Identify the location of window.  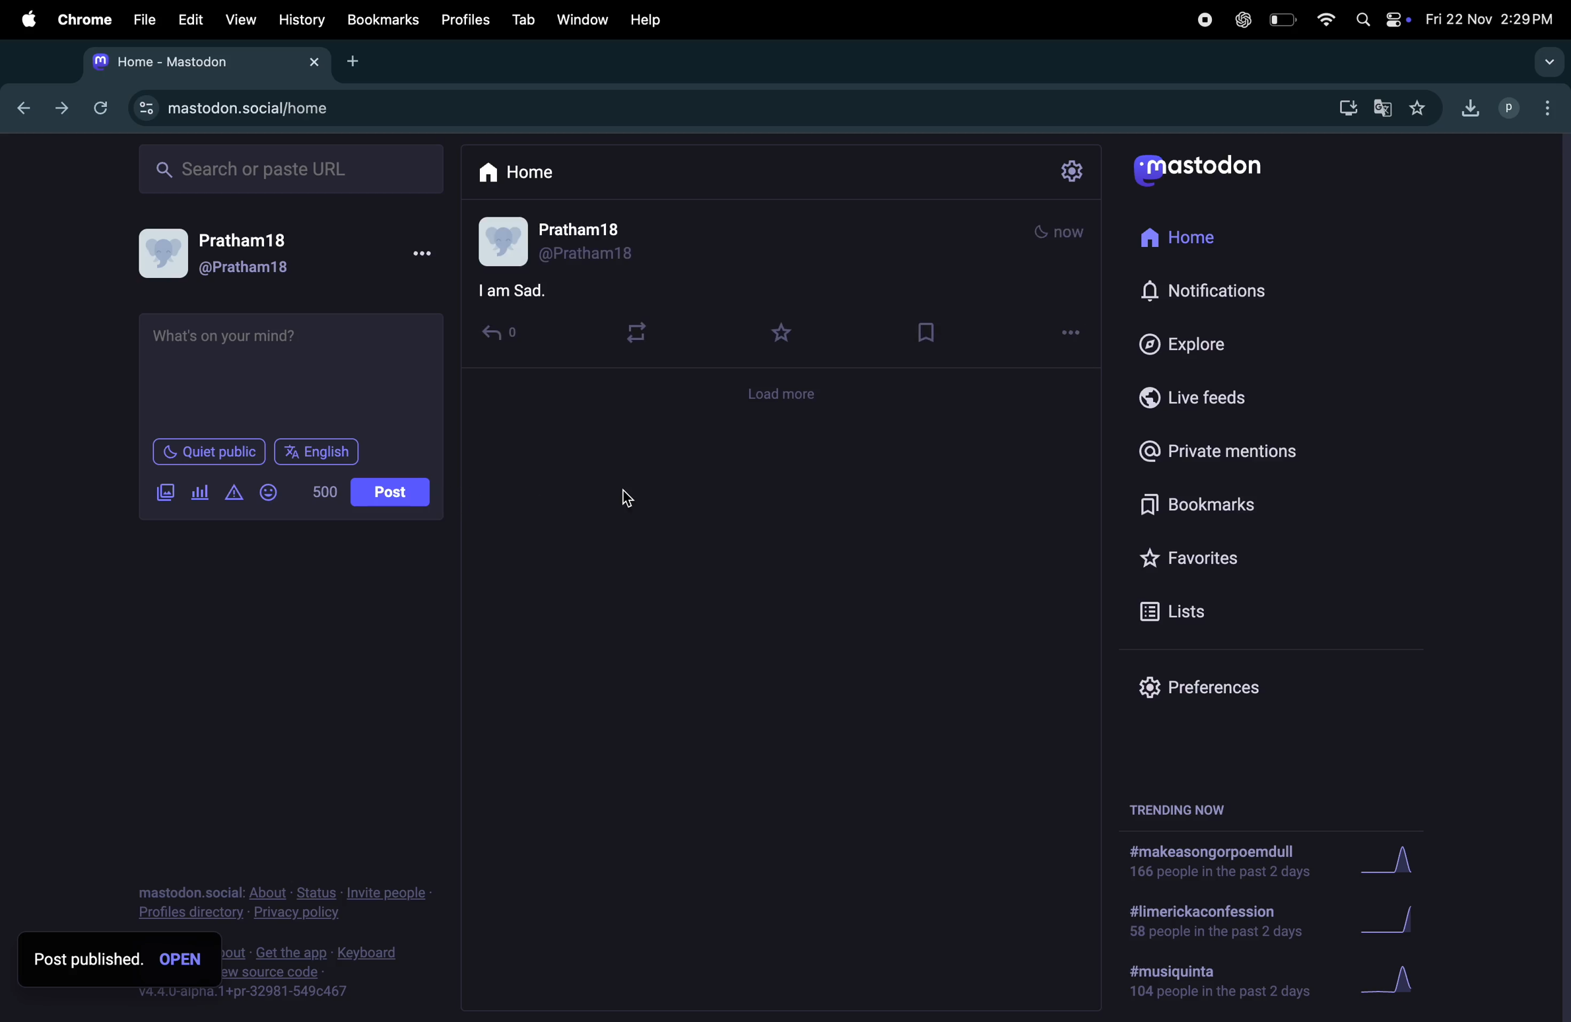
(581, 18).